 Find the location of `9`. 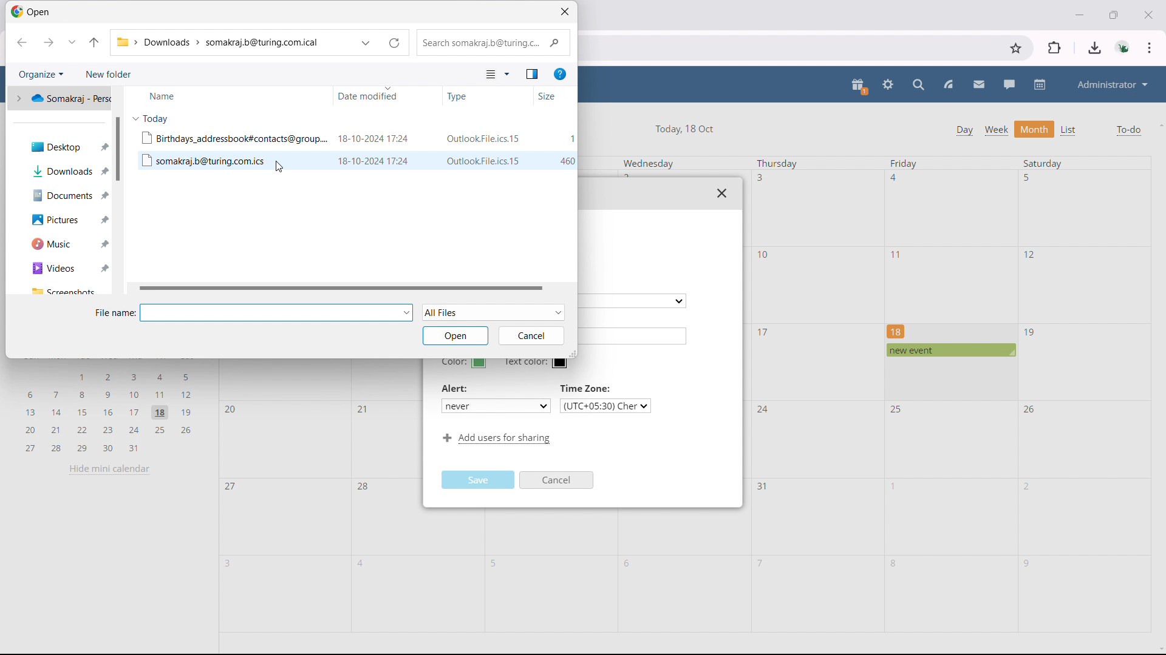

9 is located at coordinates (1026, 564).